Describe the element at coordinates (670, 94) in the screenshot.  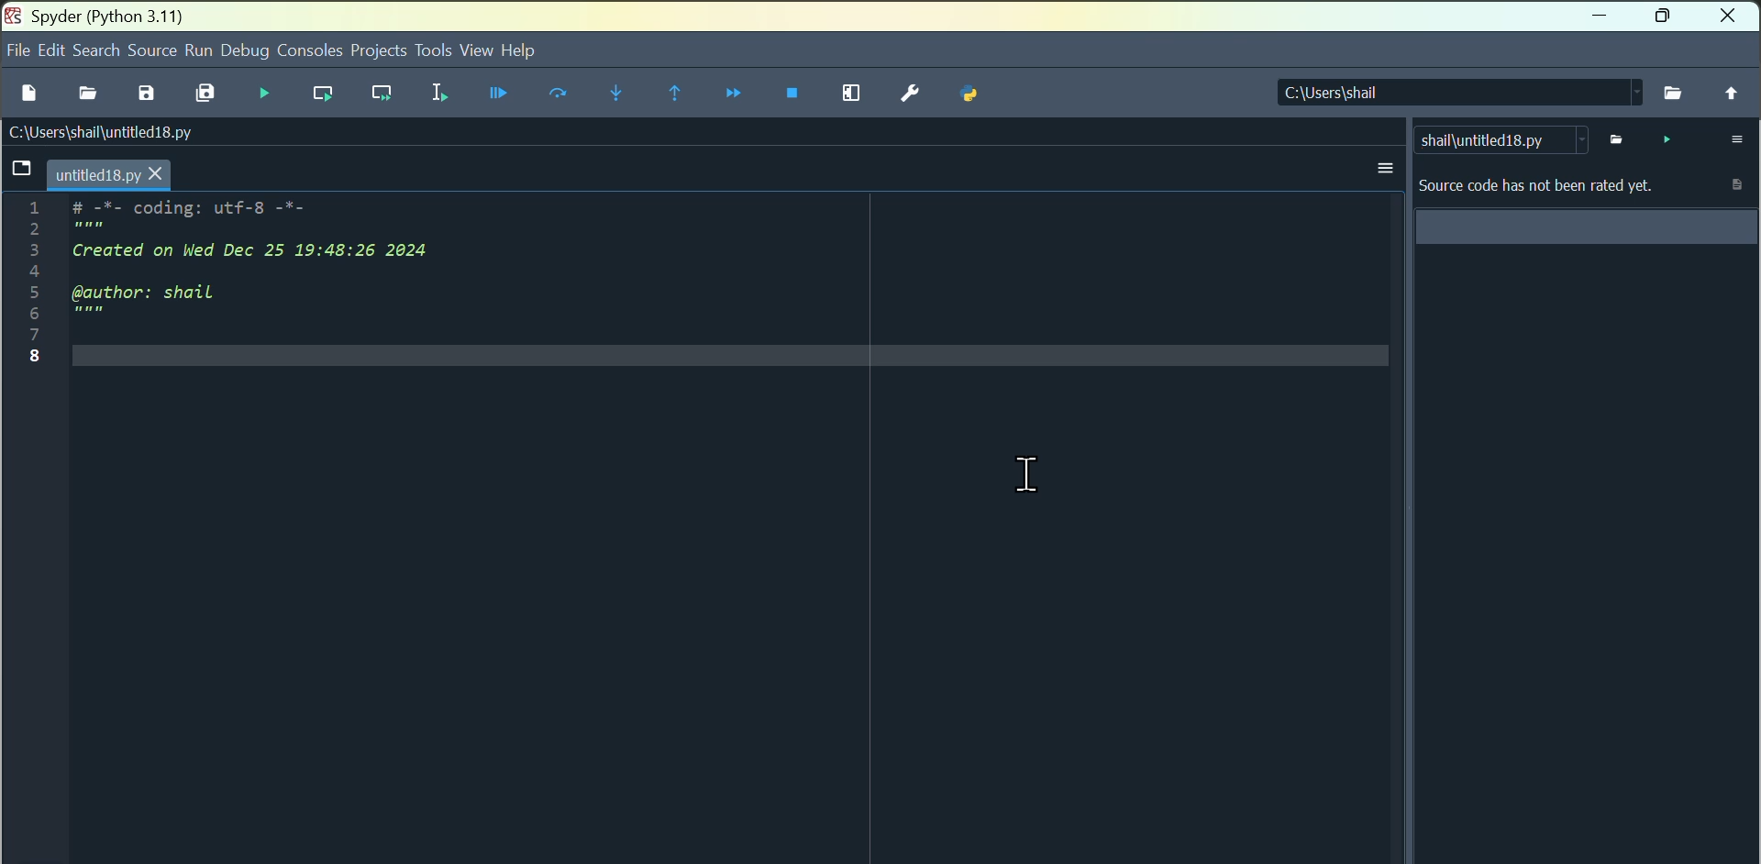
I see `Continue debugging` at that location.